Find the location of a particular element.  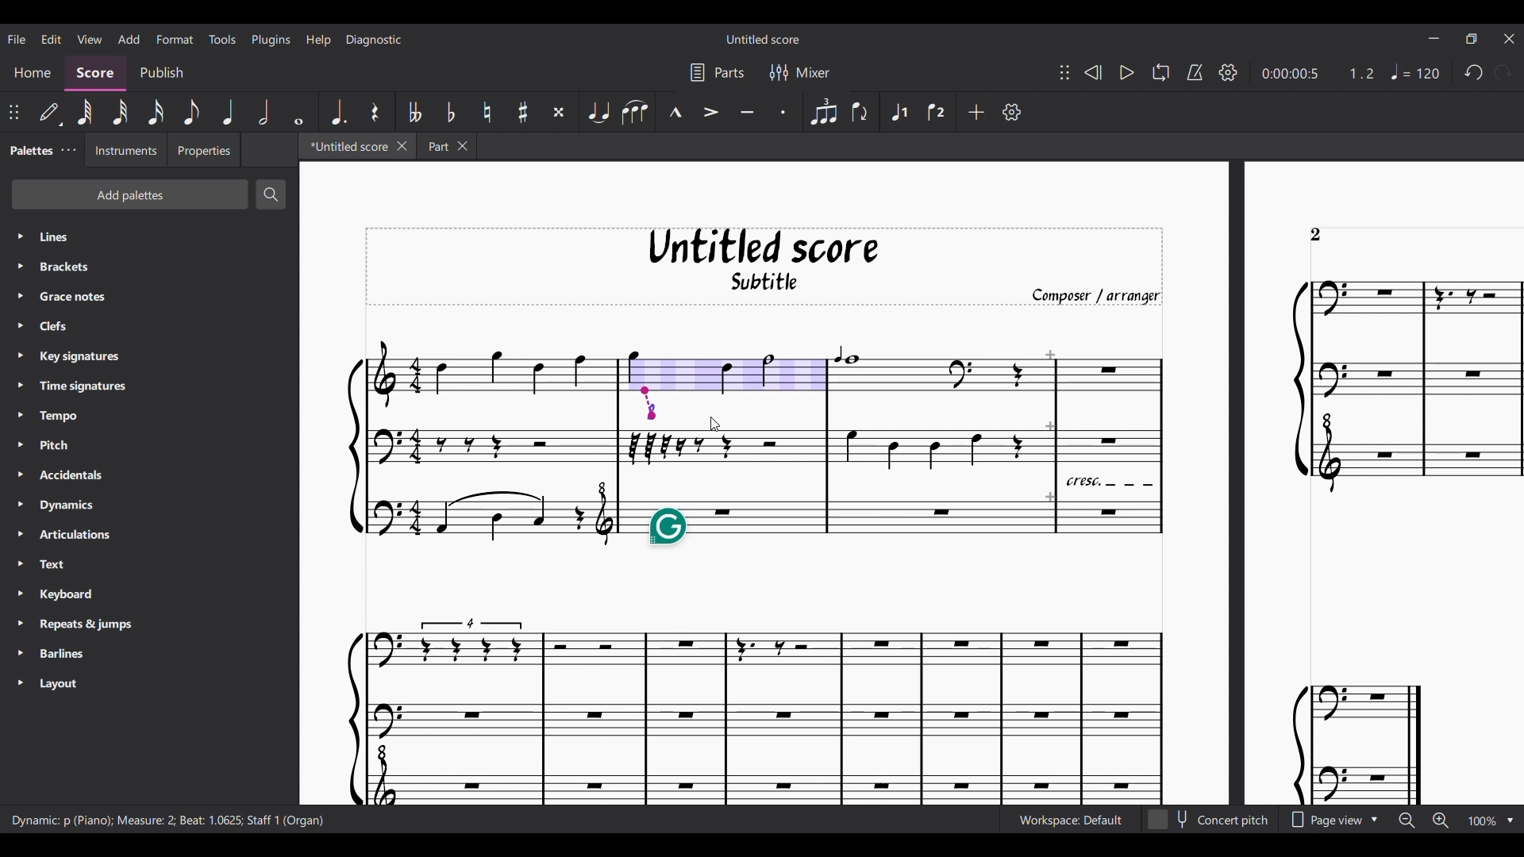

16th note is located at coordinates (156, 112).